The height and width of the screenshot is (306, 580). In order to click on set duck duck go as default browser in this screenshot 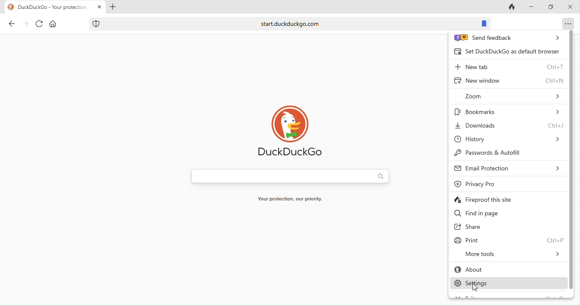, I will do `click(506, 51)`.